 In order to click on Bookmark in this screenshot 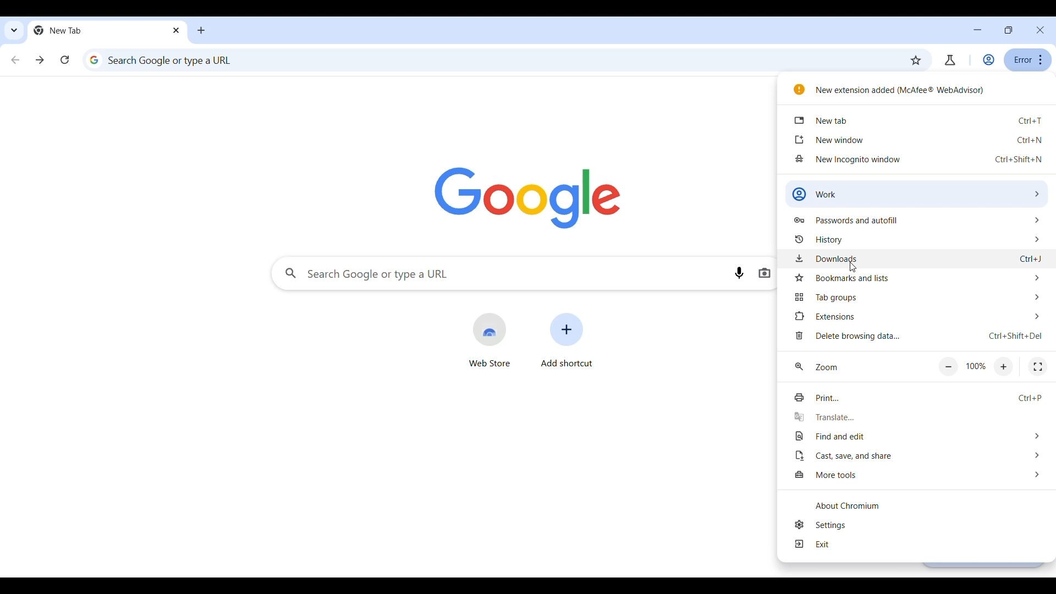, I will do `click(916, 61)`.